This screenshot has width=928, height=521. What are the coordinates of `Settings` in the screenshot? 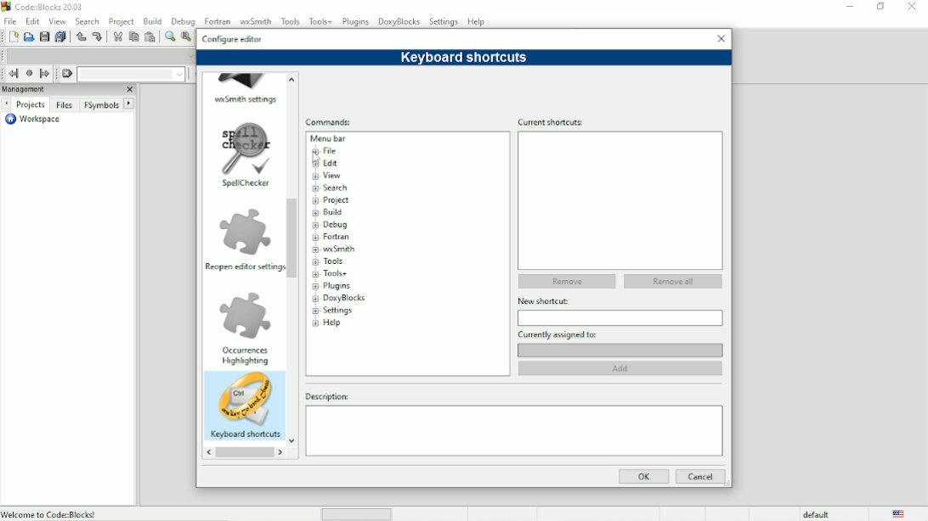 It's located at (341, 311).